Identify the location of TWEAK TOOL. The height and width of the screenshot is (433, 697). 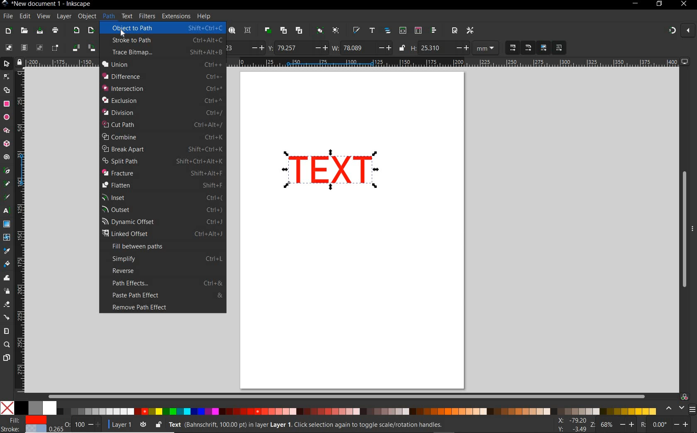
(7, 278).